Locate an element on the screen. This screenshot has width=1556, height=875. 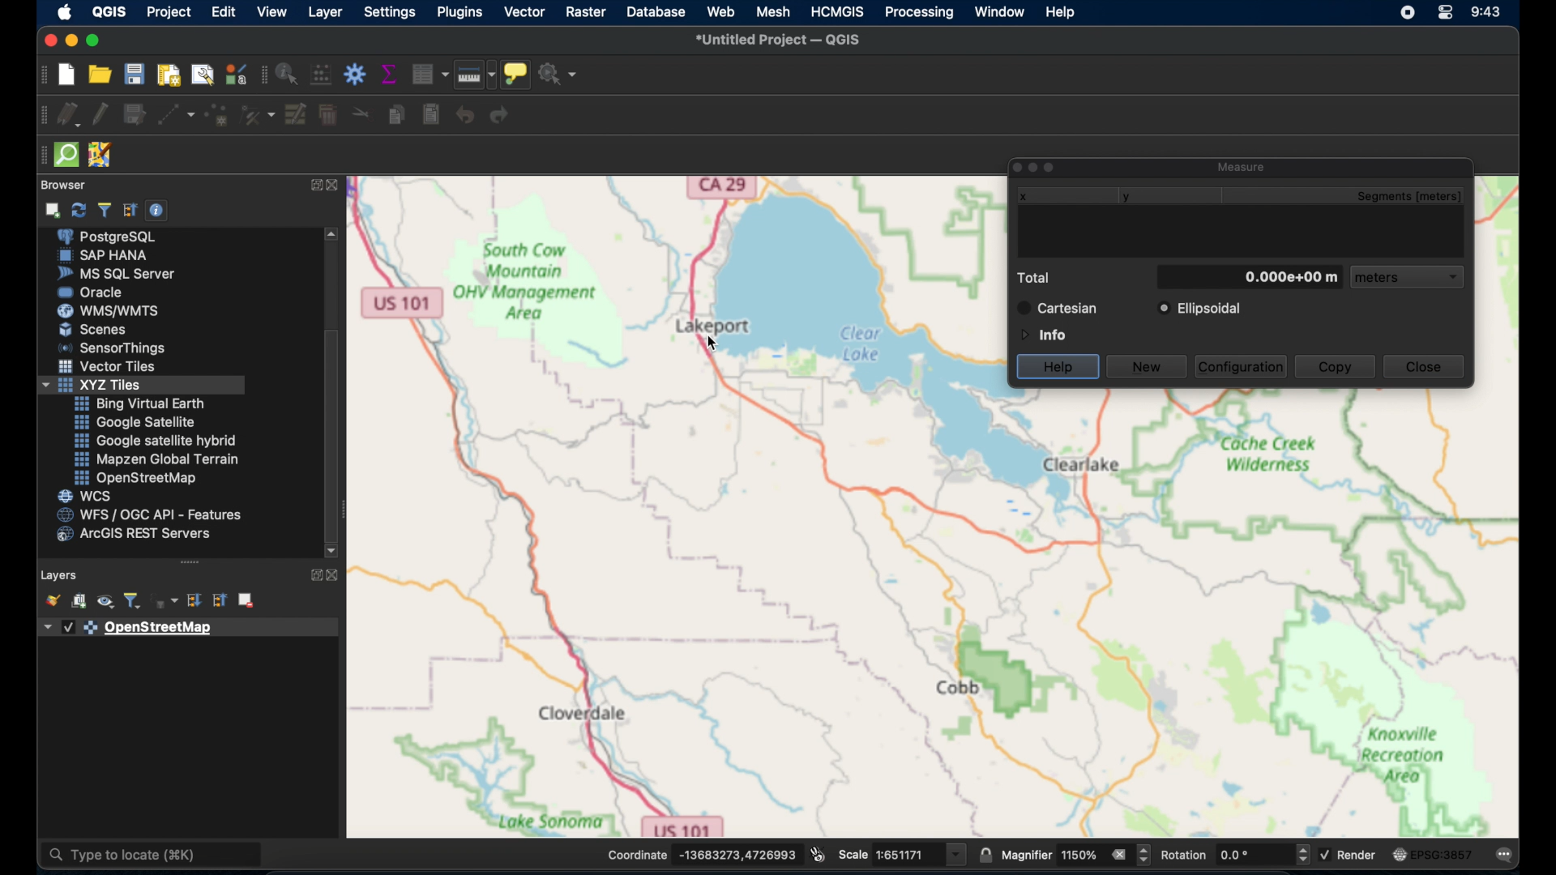
window is located at coordinates (1001, 12).